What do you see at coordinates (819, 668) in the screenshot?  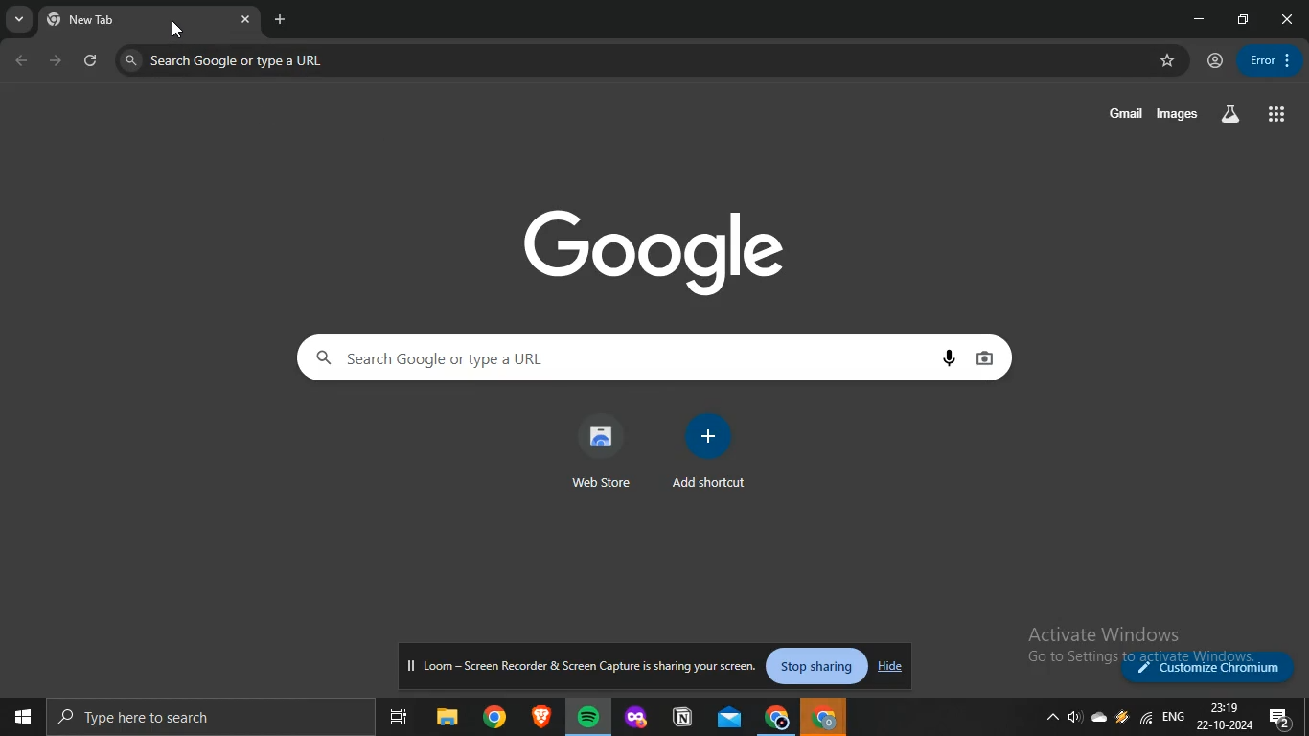 I see `Stop sharing` at bounding box center [819, 668].